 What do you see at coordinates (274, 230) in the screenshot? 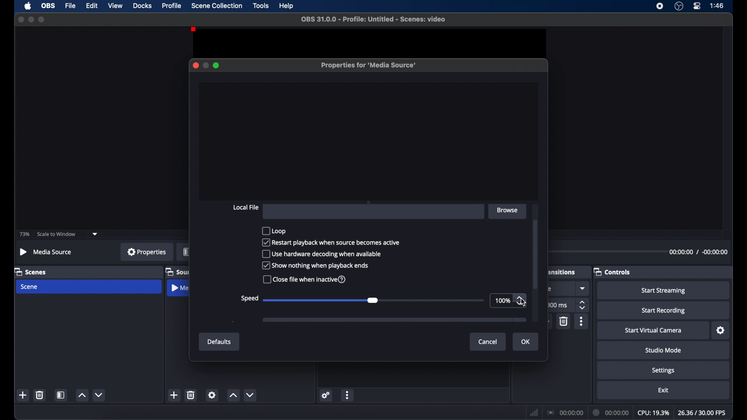
I see `loop` at bounding box center [274, 230].